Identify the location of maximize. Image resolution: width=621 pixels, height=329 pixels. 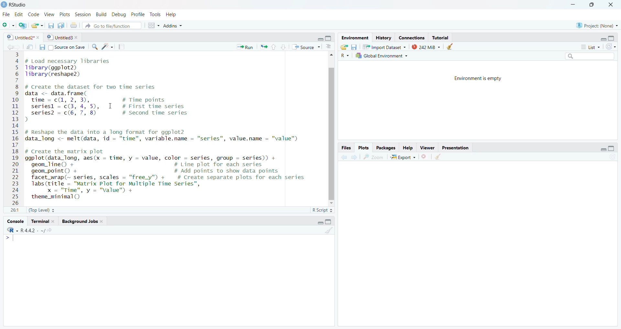
(612, 148).